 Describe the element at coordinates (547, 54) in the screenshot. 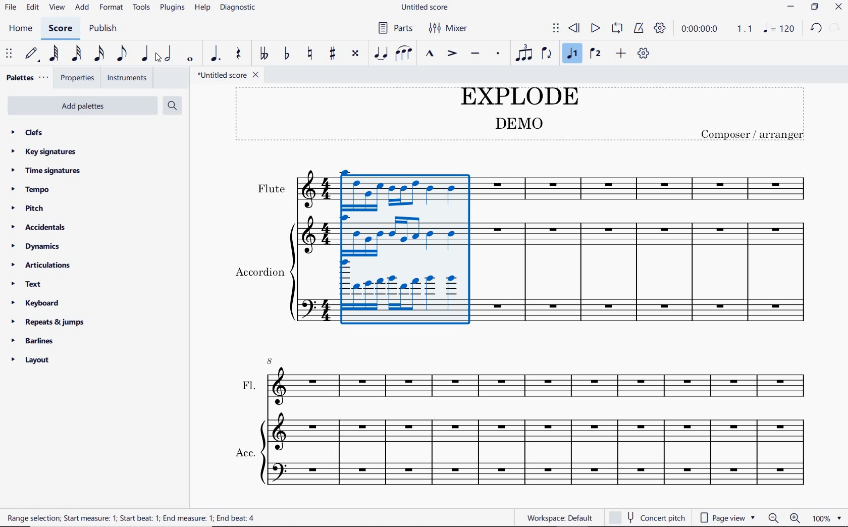

I see `flip direction` at that location.